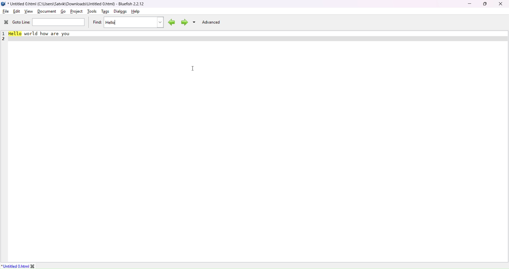 The height and width of the screenshot is (269, 509). I want to click on enter line number, so click(59, 22).